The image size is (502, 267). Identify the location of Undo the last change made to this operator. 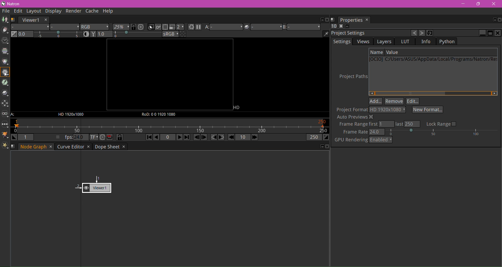
(414, 34).